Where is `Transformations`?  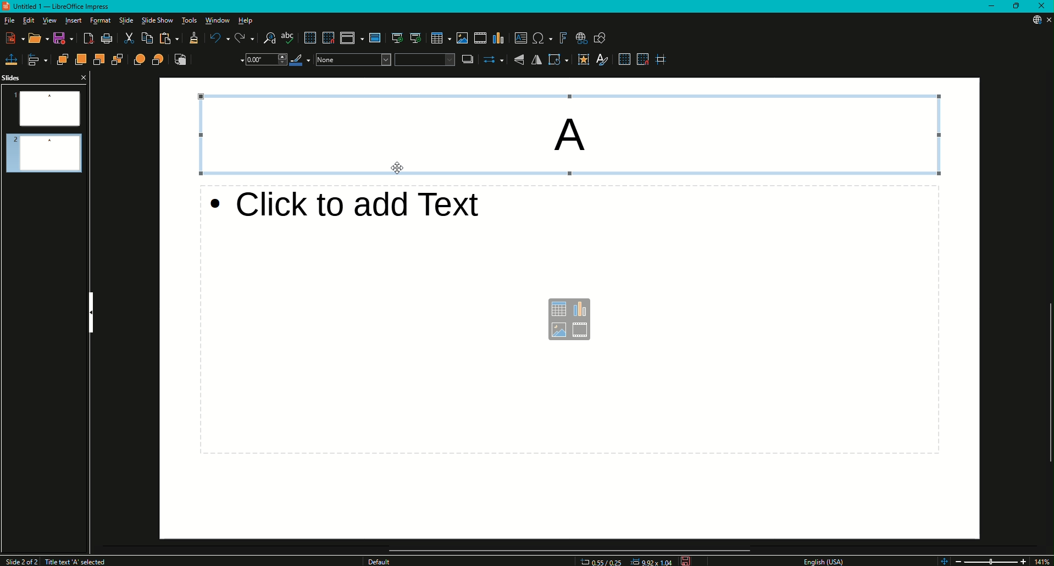 Transformations is located at coordinates (560, 60).